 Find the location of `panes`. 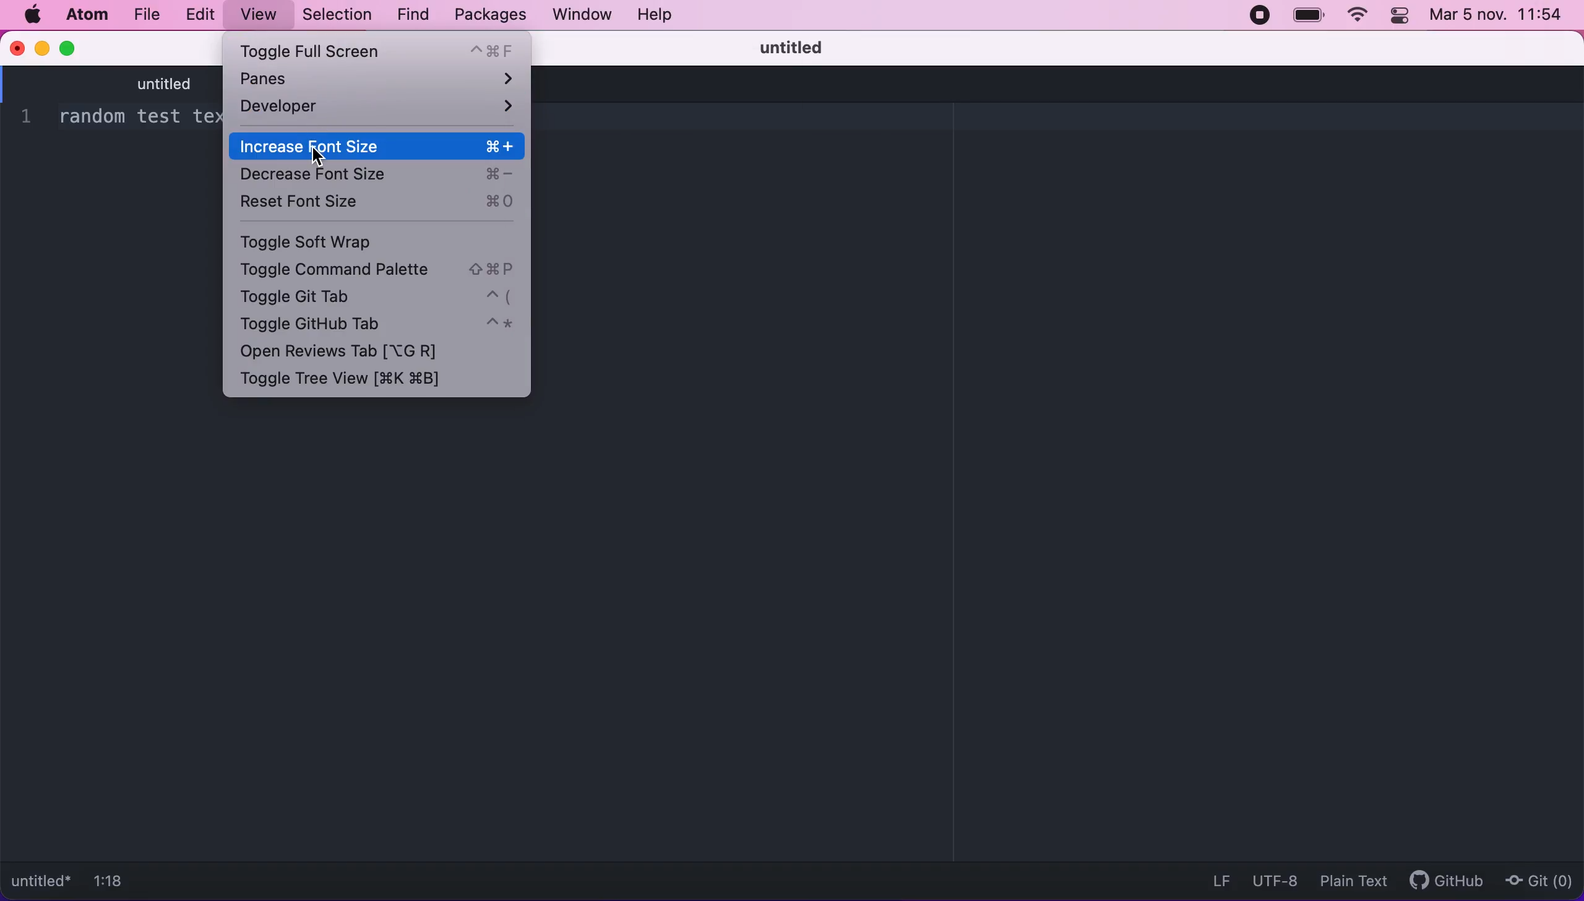

panes is located at coordinates (378, 80).